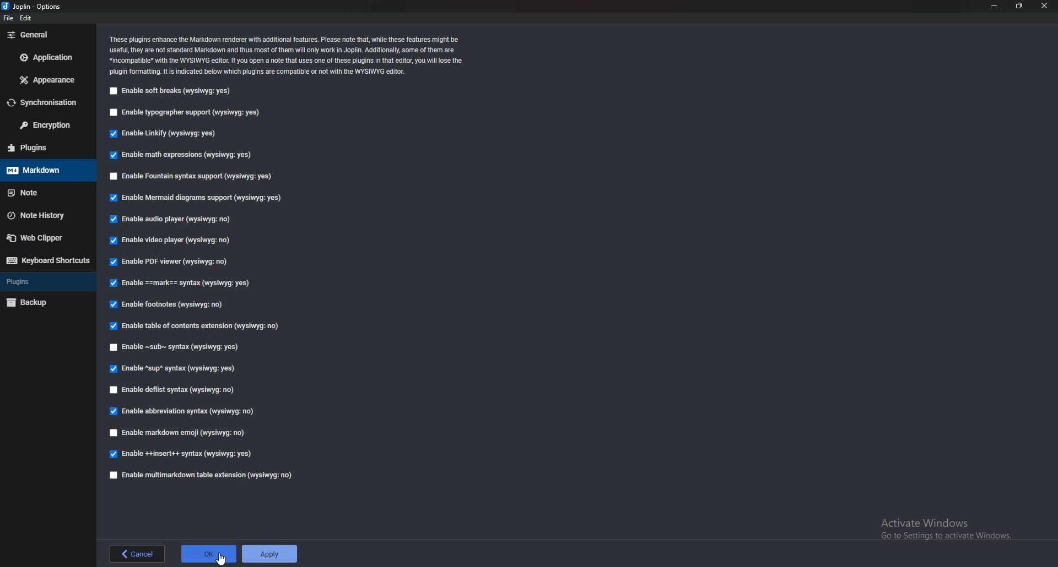  Describe the element at coordinates (8, 18) in the screenshot. I see `file` at that location.